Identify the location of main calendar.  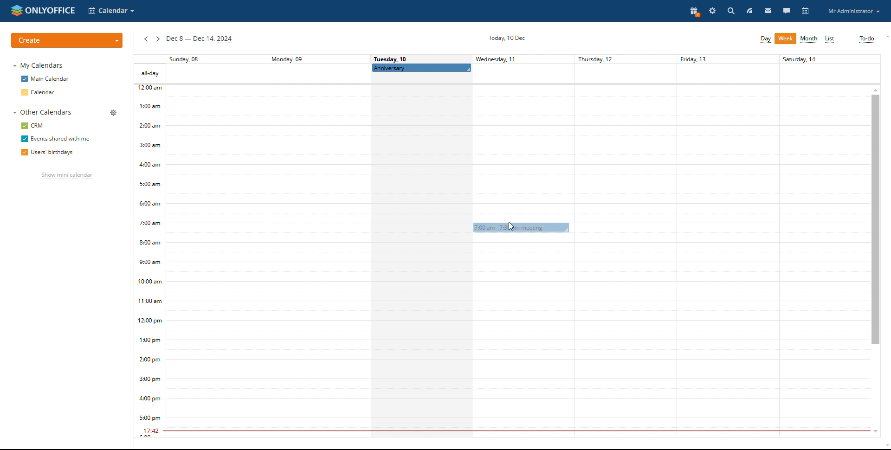
(45, 79).